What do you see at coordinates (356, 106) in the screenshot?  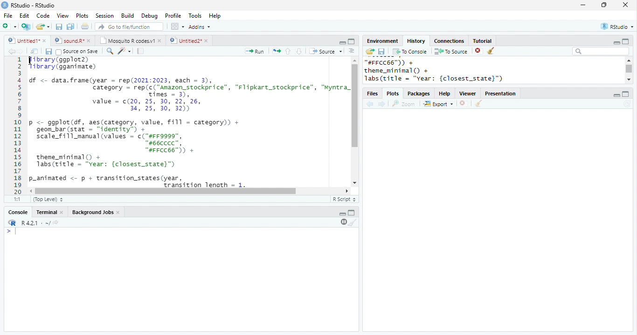 I see `scroll bar` at bounding box center [356, 106].